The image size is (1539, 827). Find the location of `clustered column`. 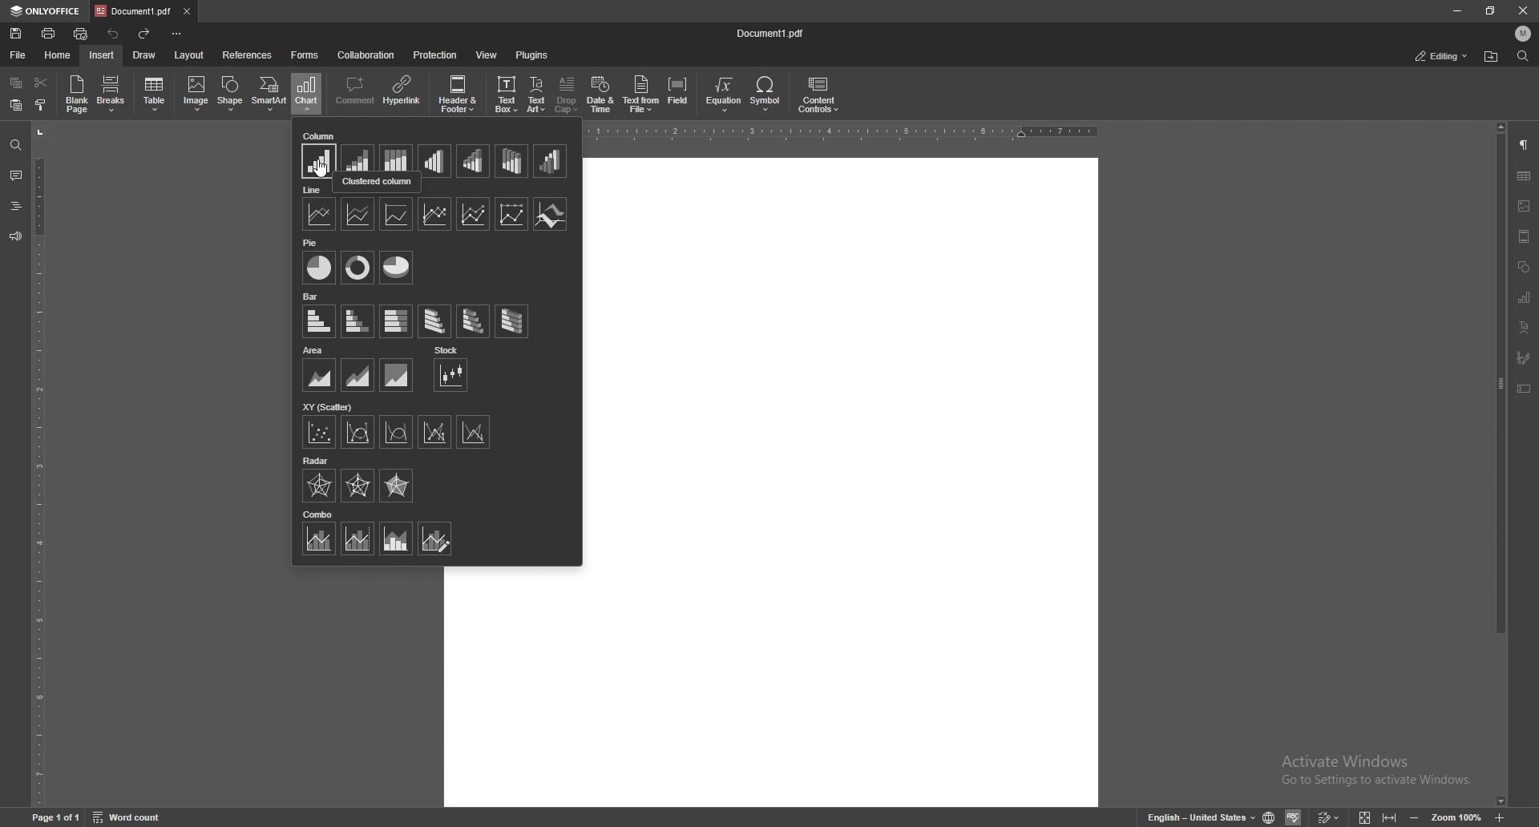

clustered column is located at coordinates (320, 163).